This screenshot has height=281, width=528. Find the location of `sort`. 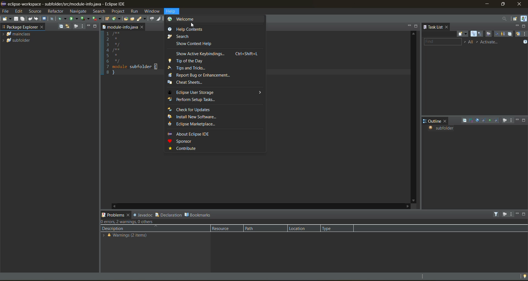

sort is located at coordinates (471, 120).